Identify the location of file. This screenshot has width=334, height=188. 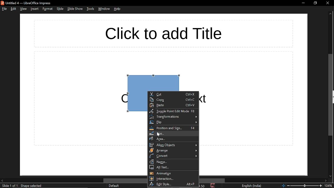
(5, 9).